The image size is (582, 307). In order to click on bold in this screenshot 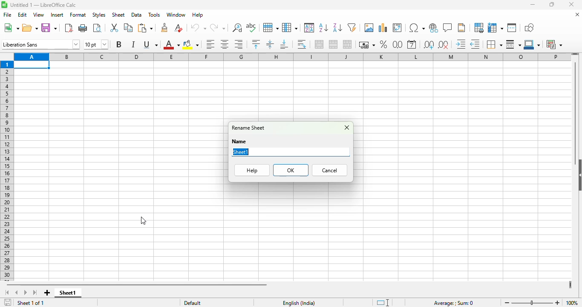, I will do `click(119, 44)`.